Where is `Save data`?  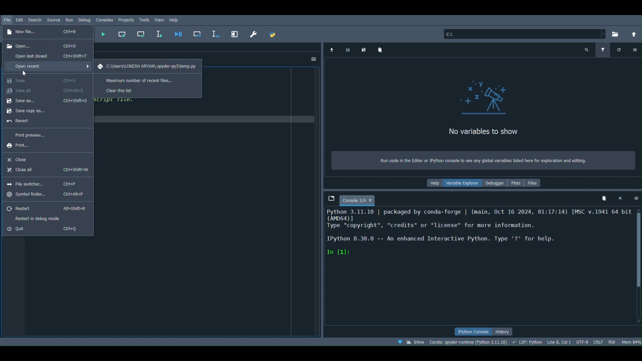
Save data is located at coordinates (348, 49).